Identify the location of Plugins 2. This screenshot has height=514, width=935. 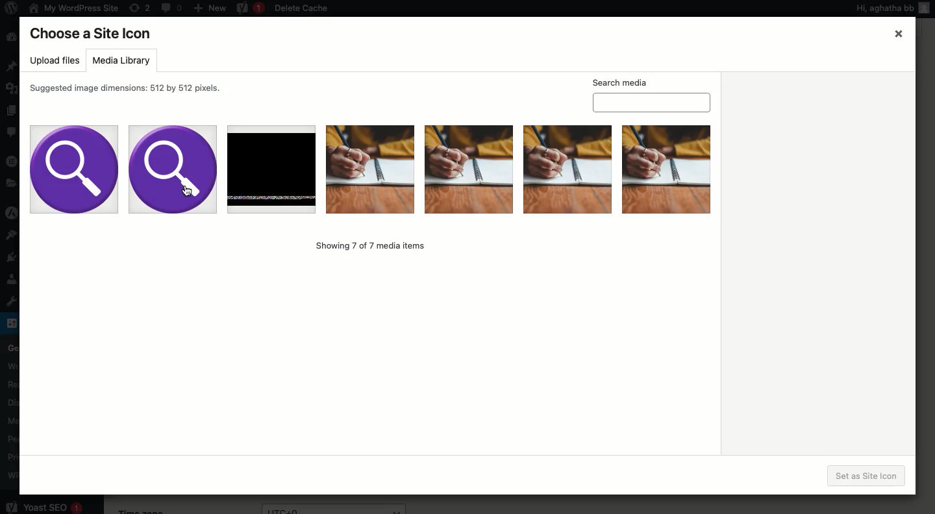
(16, 261).